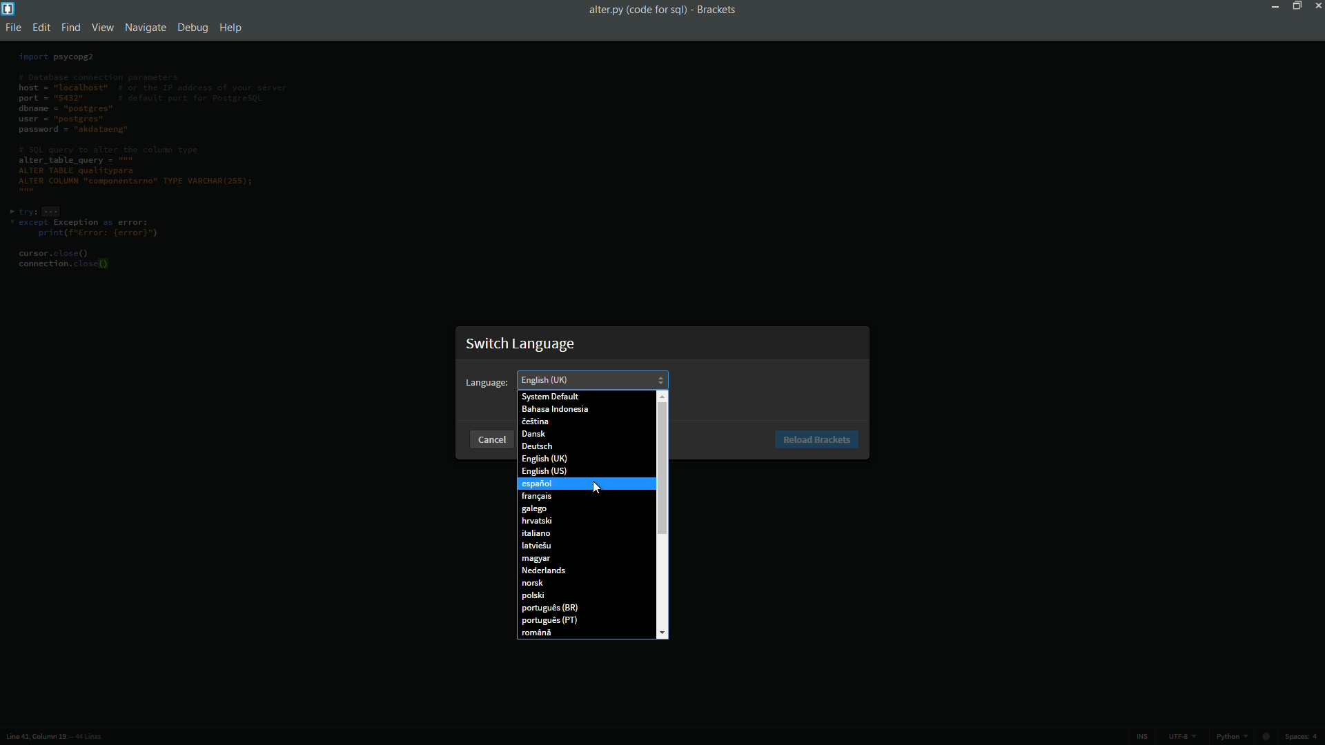 The width and height of the screenshot is (1325, 745). I want to click on file namez, so click(638, 10).